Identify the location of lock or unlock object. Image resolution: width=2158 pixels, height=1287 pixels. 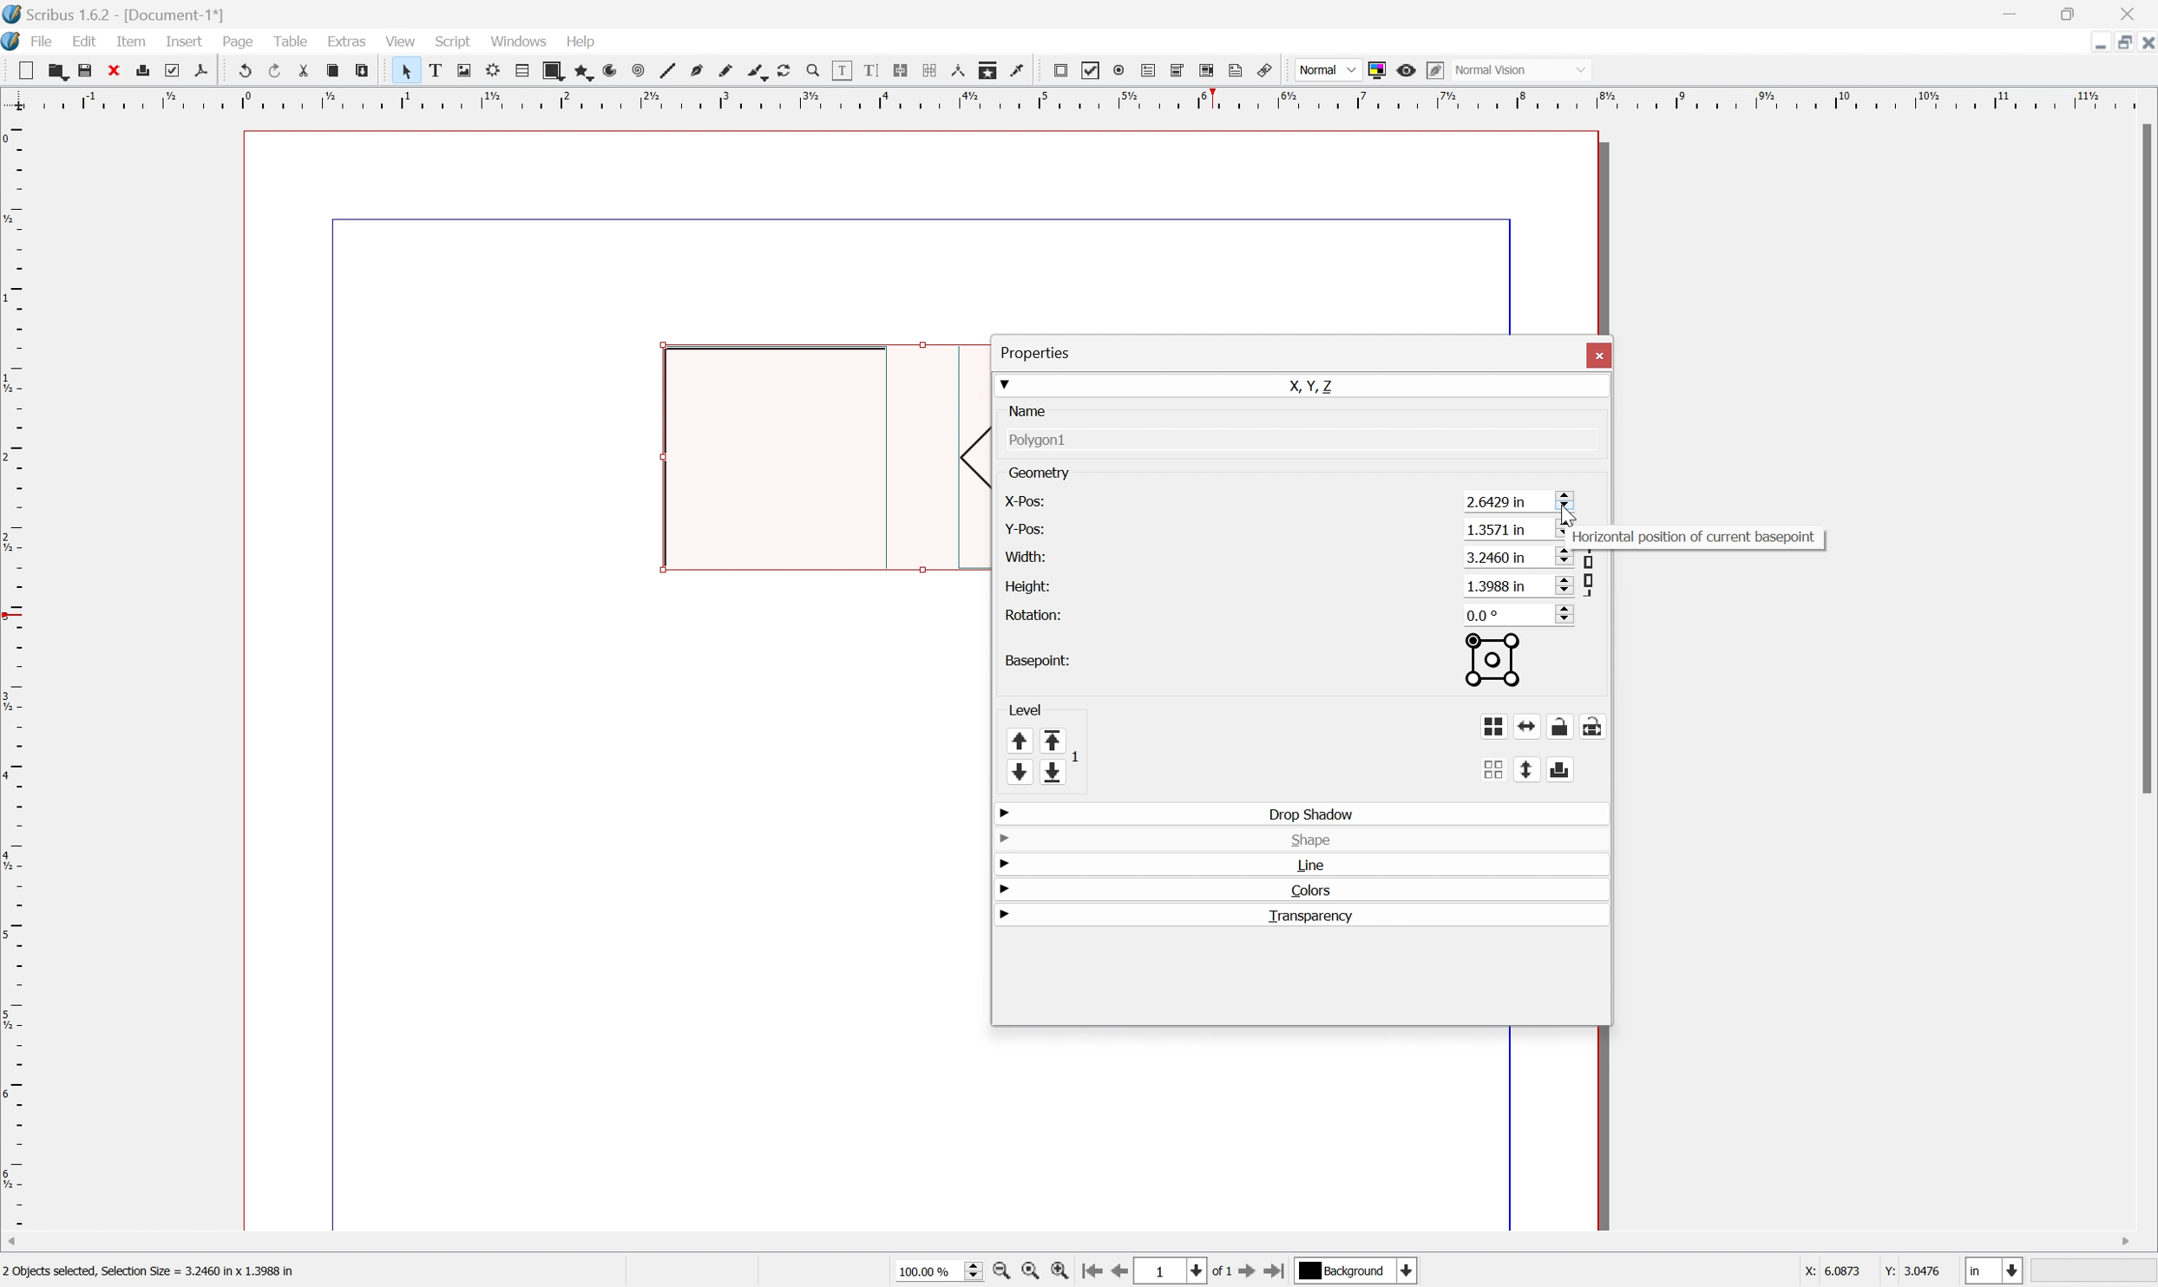
(1558, 727).